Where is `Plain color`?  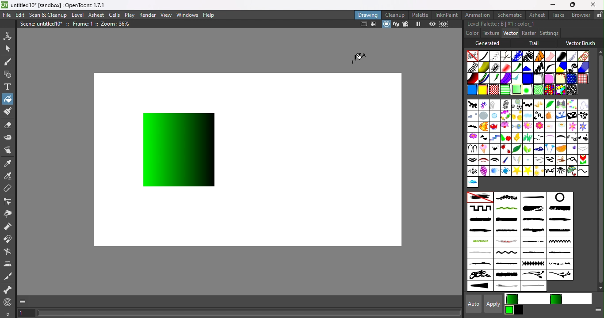 Plain color is located at coordinates (473, 56).